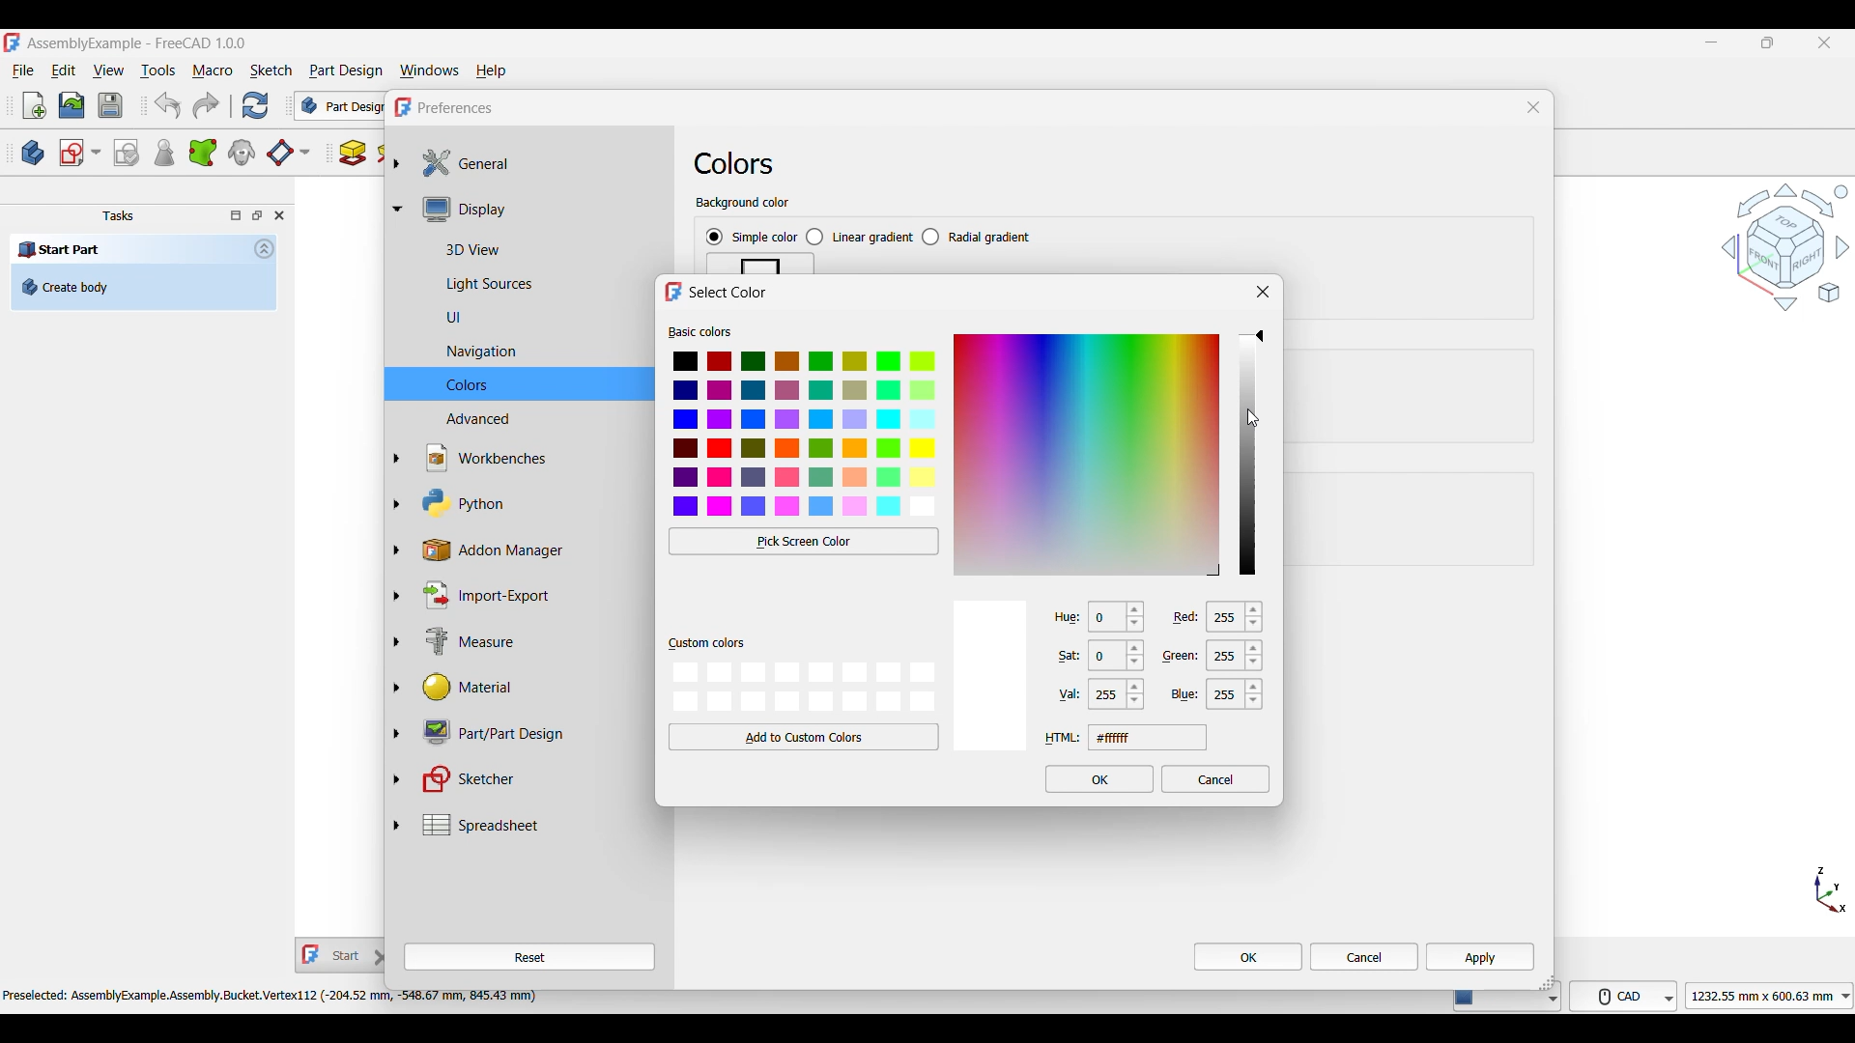  What do you see at coordinates (430, 71) in the screenshot?
I see `Windows menu` at bounding box center [430, 71].